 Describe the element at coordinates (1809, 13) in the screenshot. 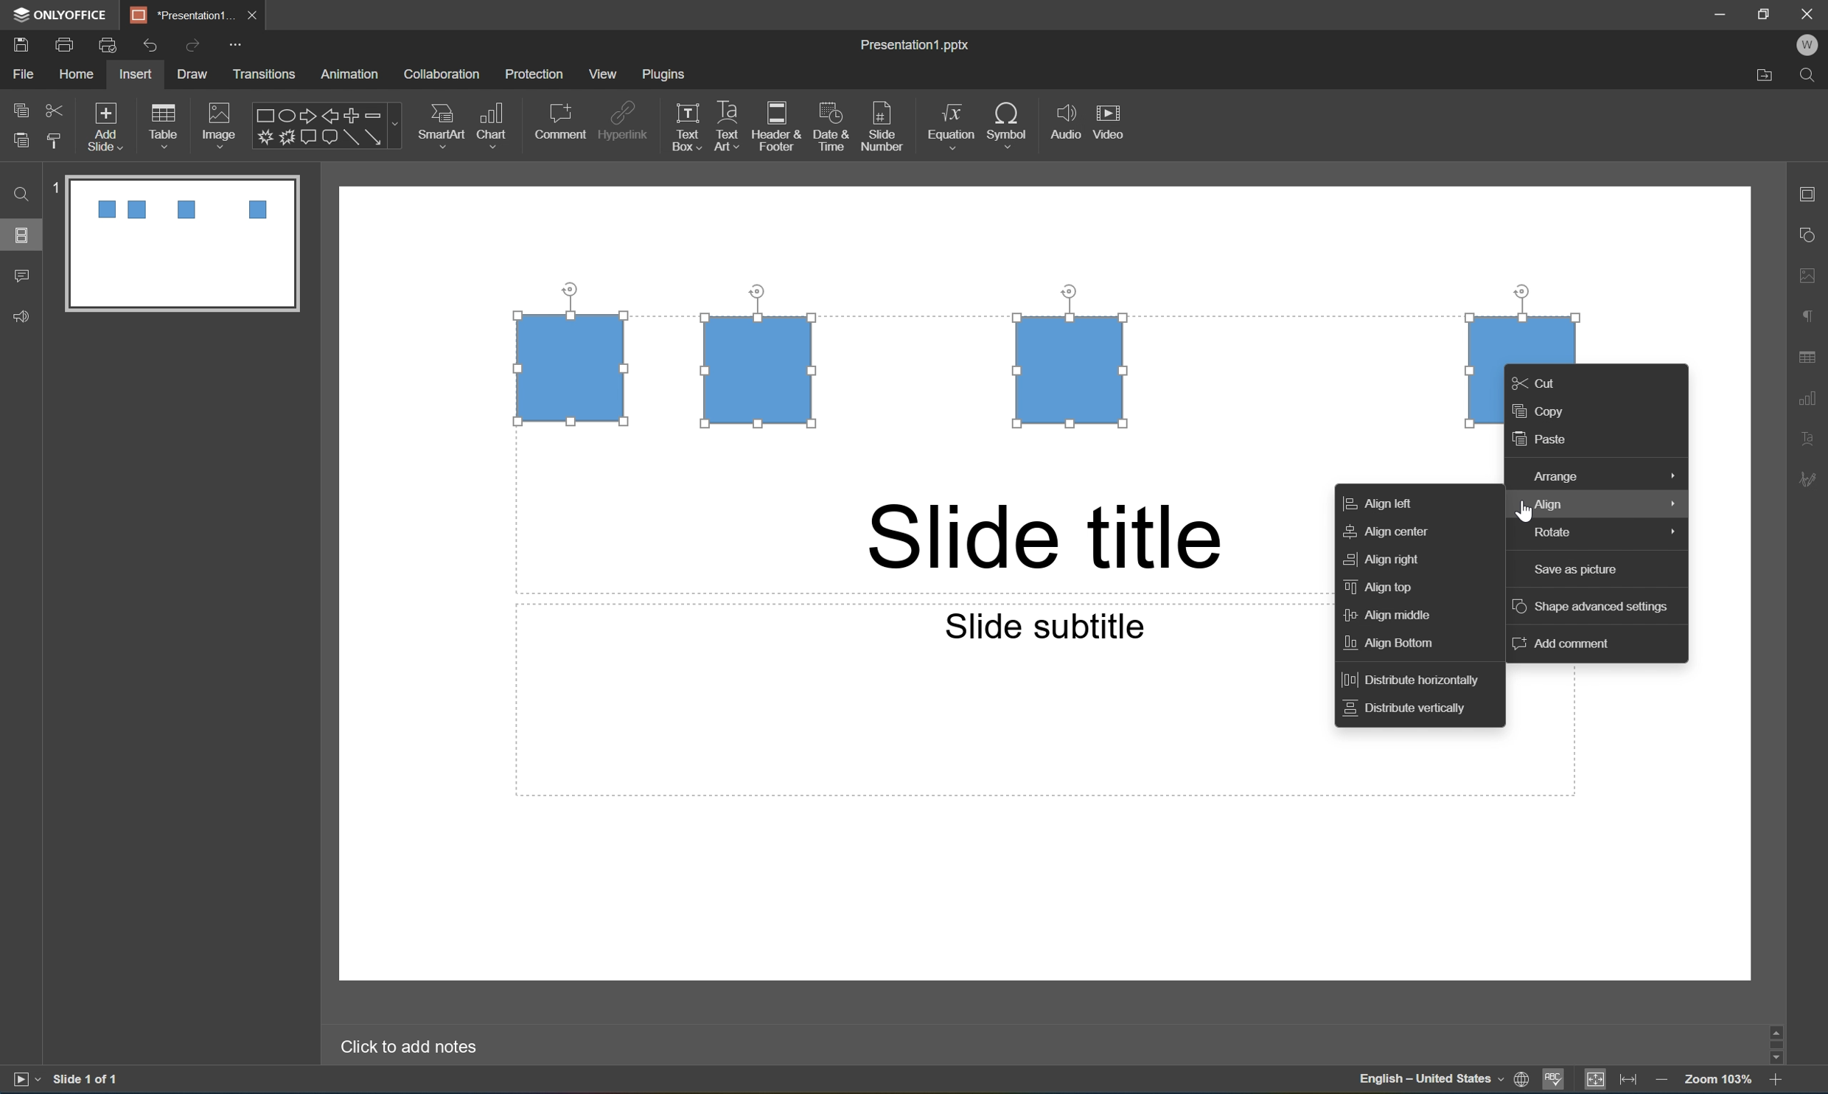

I see `close` at that location.